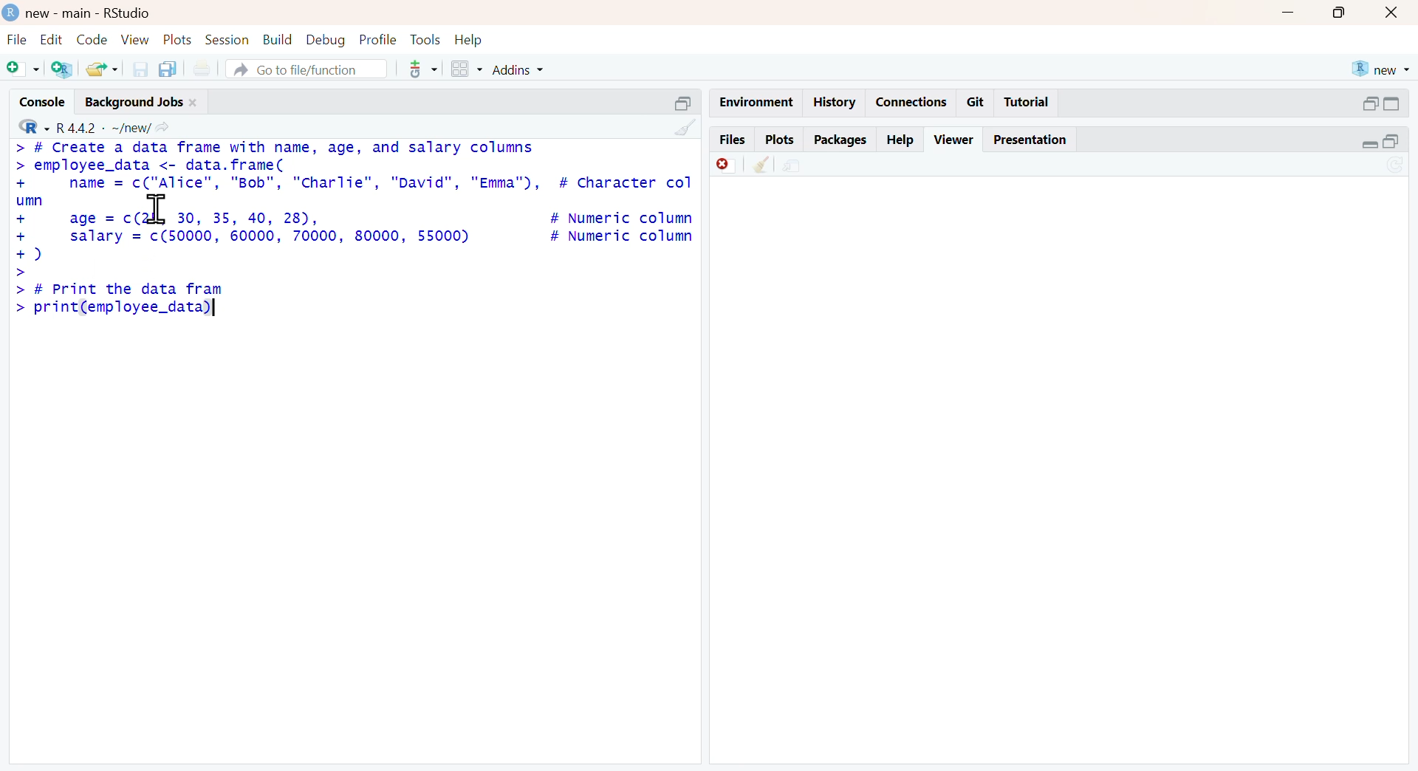 The width and height of the screenshot is (1418, 771). What do you see at coordinates (1381, 66) in the screenshot?
I see `new R project` at bounding box center [1381, 66].